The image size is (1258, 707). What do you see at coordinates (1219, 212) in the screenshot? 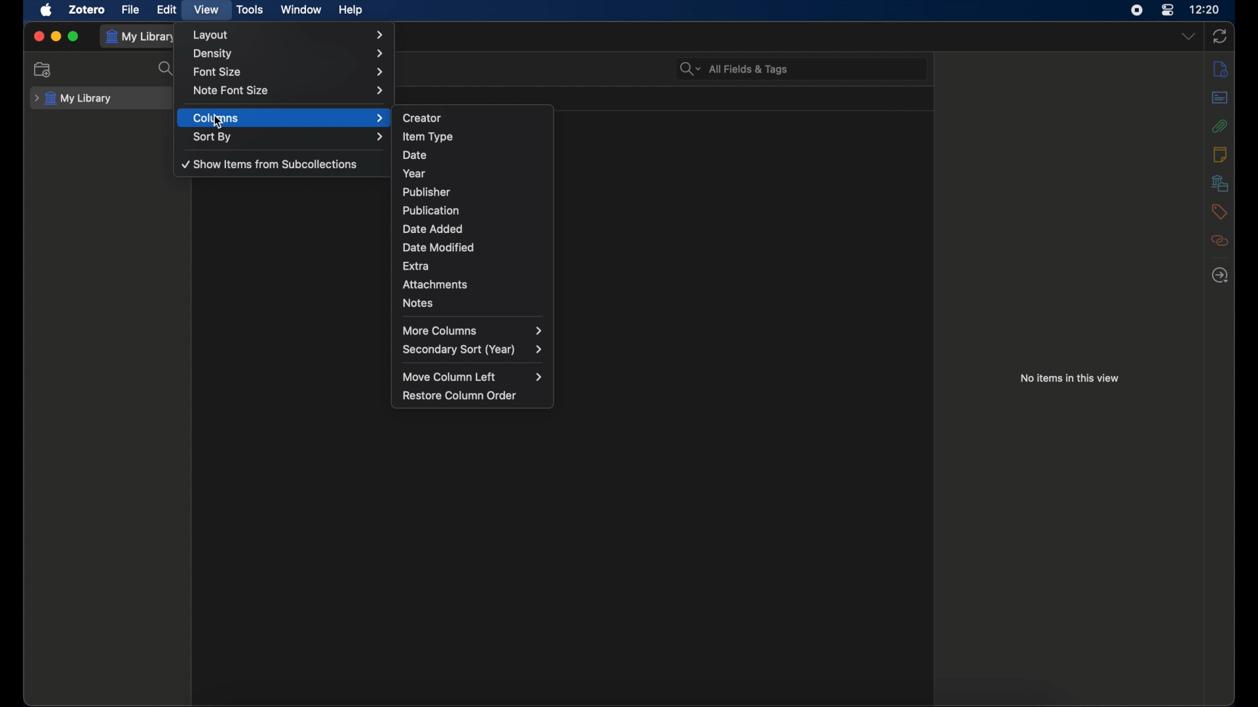
I see `tags` at bounding box center [1219, 212].